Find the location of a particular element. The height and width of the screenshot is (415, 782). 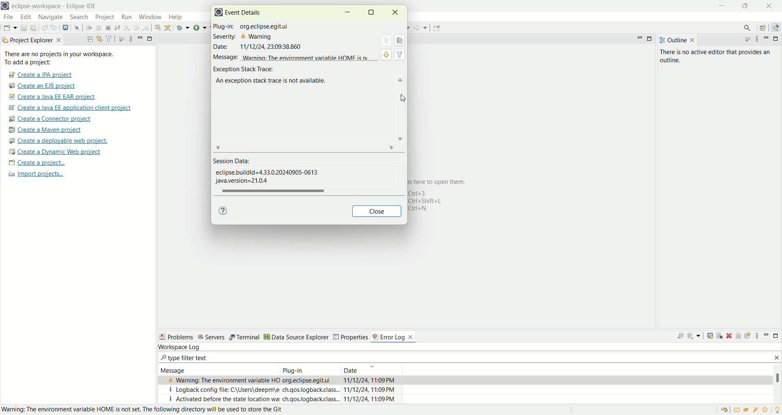

create a Java EE application client project is located at coordinates (70, 108).